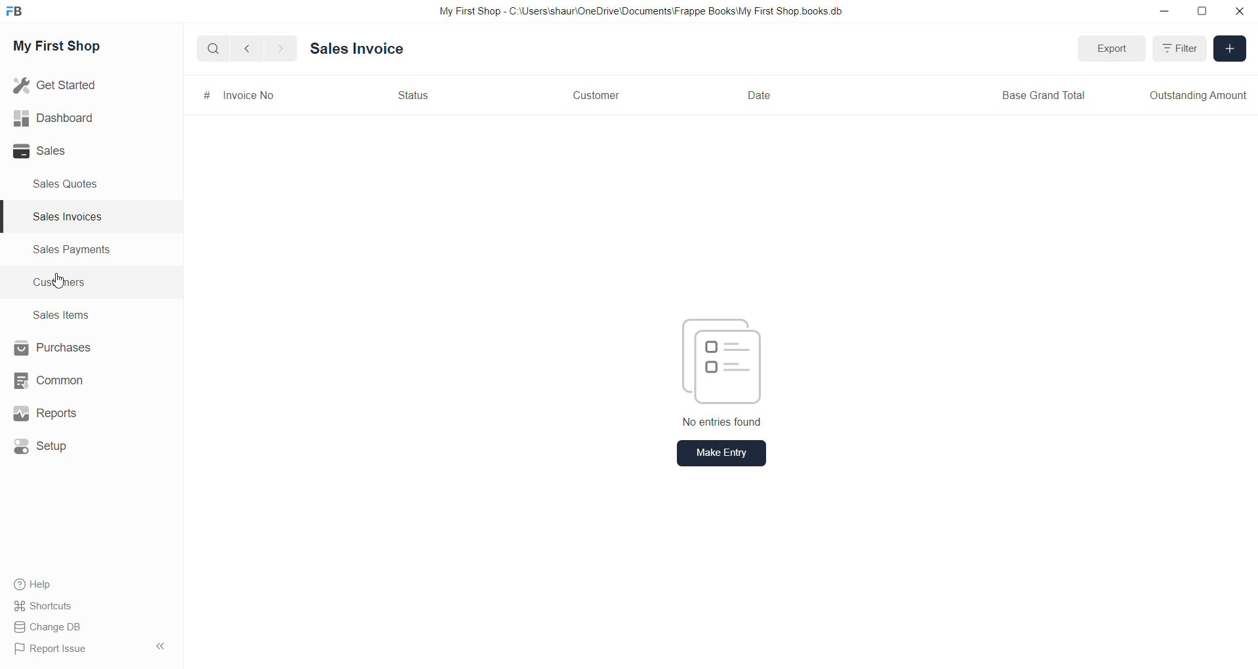 The width and height of the screenshot is (1258, 669). What do you see at coordinates (51, 626) in the screenshot?
I see ` Change DB` at bounding box center [51, 626].